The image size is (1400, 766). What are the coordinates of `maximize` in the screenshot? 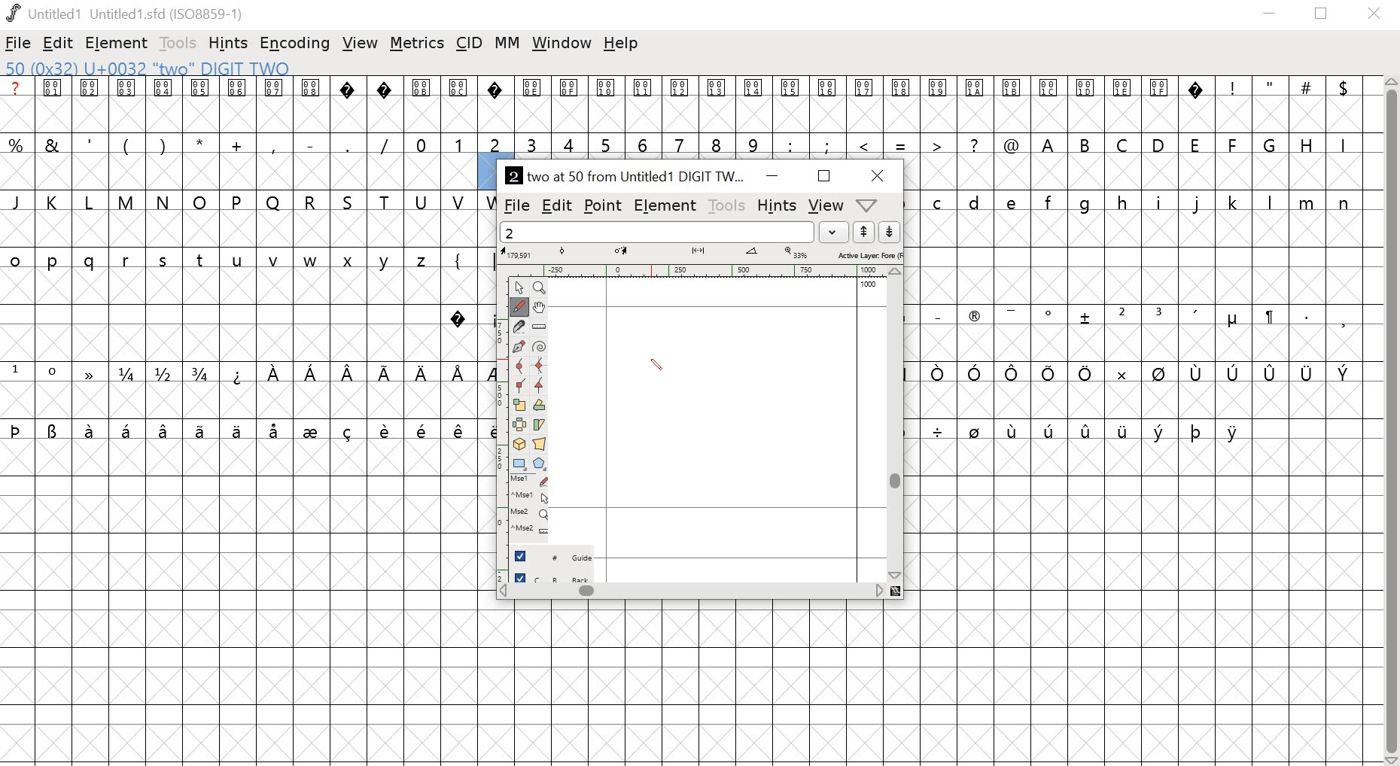 It's located at (825, 176).